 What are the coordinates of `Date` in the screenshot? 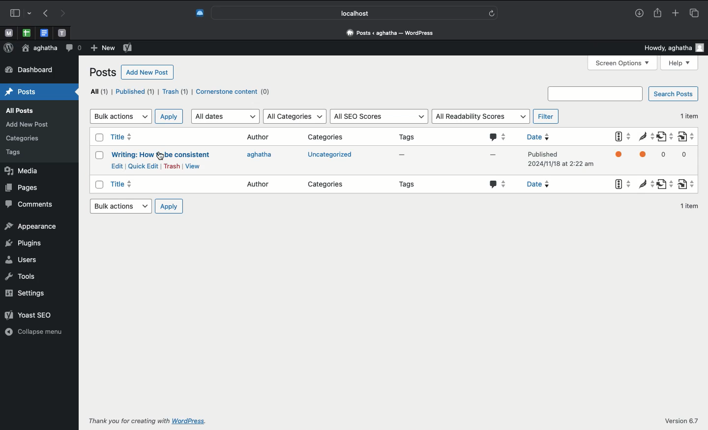 It's located at (544, 184).